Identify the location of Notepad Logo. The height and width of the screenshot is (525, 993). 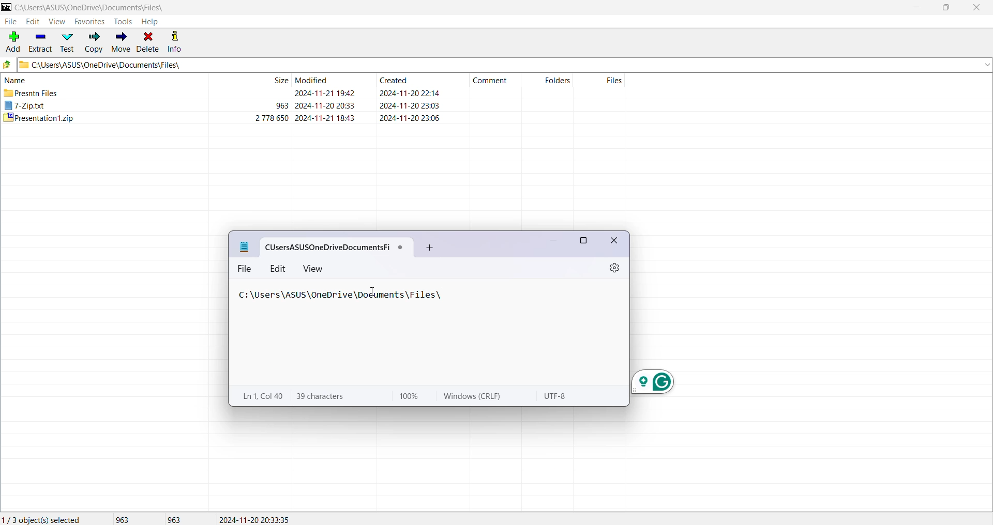
(245, 247).